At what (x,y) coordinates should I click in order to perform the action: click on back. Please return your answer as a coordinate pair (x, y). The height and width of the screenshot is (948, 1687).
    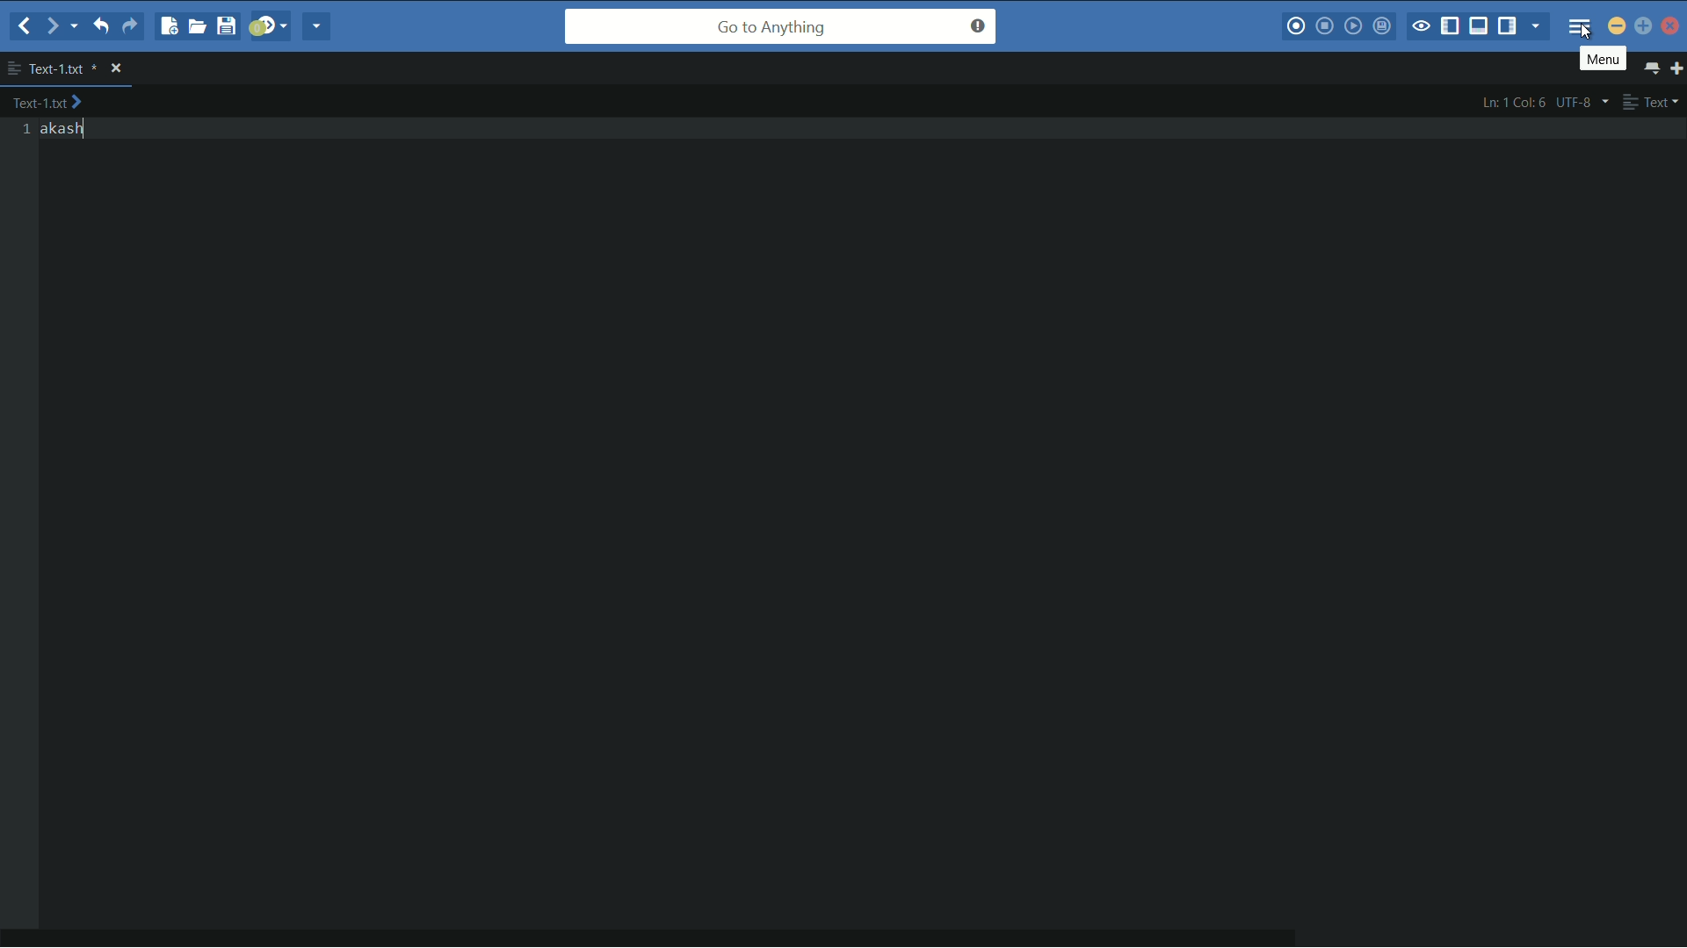
    Looking at the image, I should click on (25, 26).